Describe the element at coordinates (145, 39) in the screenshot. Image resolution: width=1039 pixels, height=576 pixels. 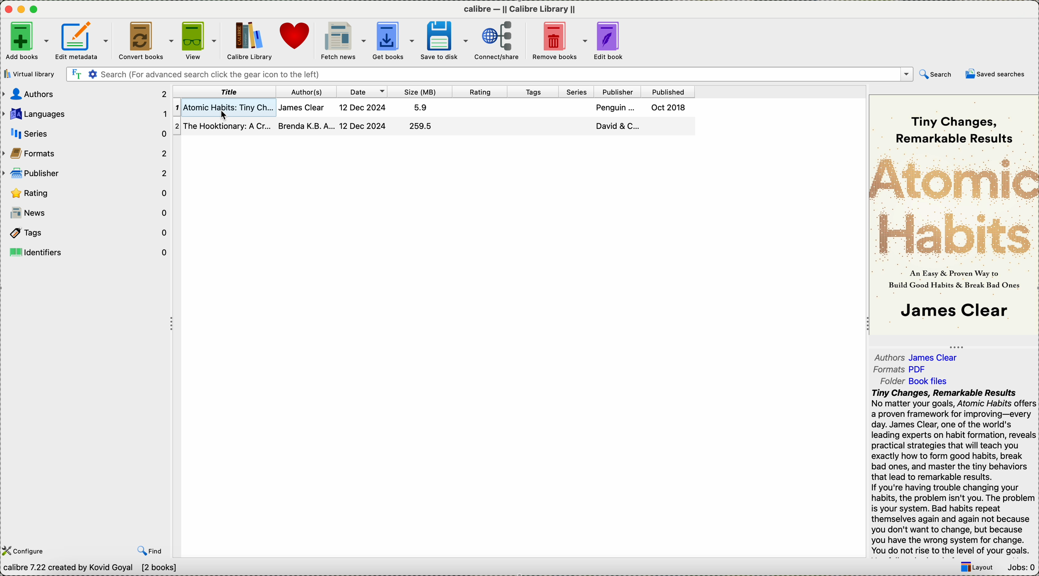
I see `convert books` at that location.